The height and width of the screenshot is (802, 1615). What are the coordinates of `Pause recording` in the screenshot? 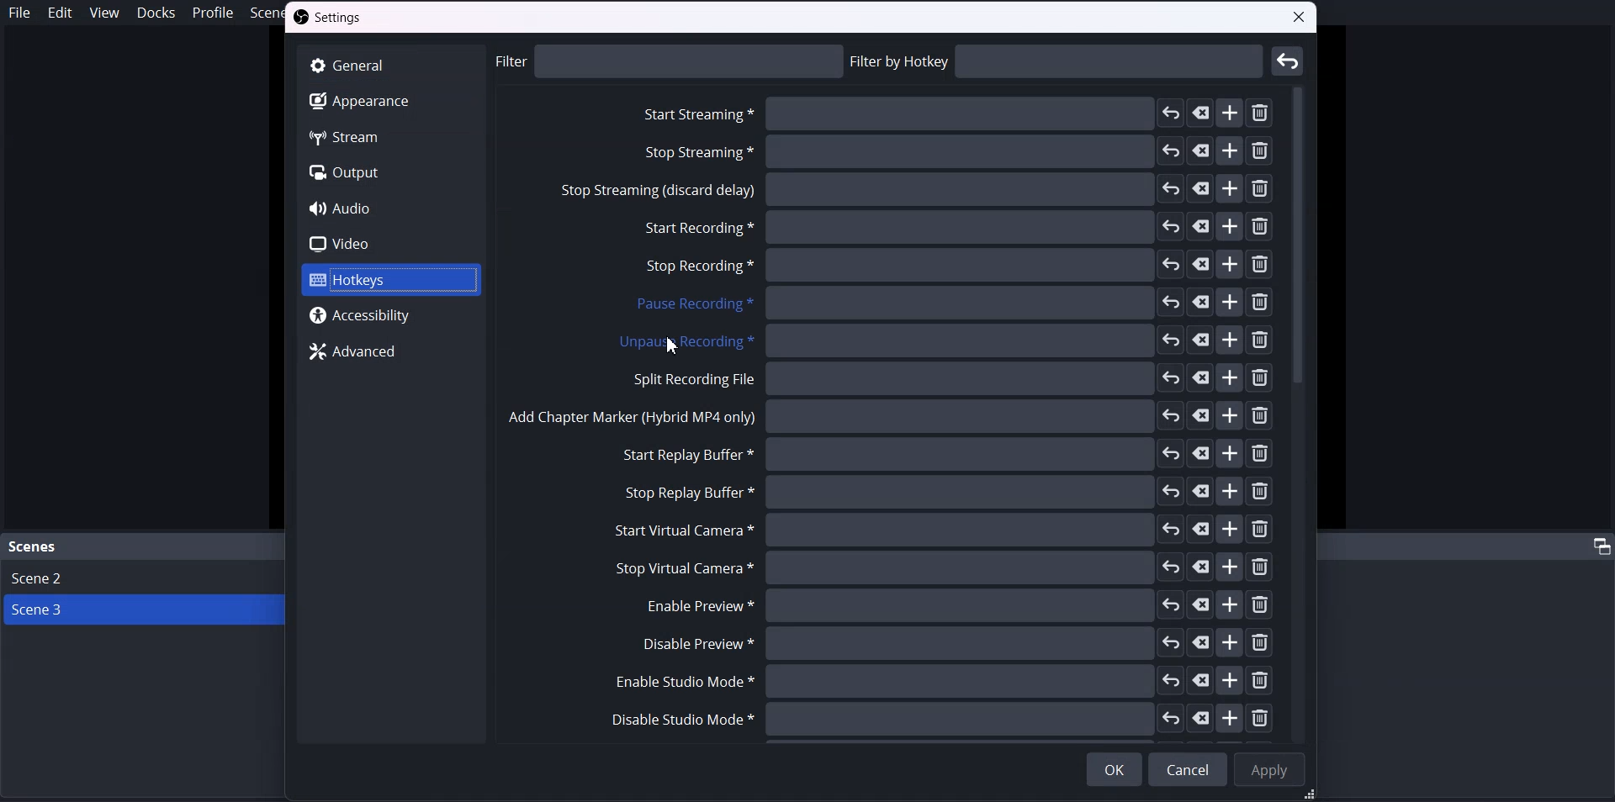 It's located at (956, 303).